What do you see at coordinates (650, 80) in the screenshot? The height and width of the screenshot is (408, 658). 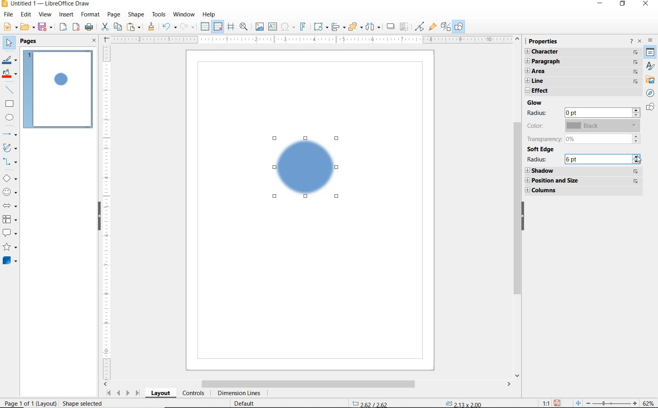 I see `Gallery` at bounding box center [650, 80].